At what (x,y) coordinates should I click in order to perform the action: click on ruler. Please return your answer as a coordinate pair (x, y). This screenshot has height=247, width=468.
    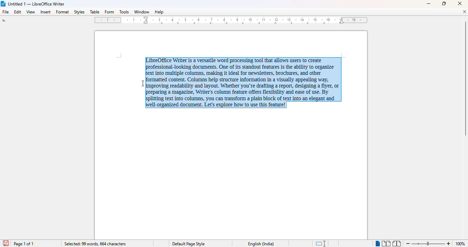
    Looking at the image, I should click on (231, 20).